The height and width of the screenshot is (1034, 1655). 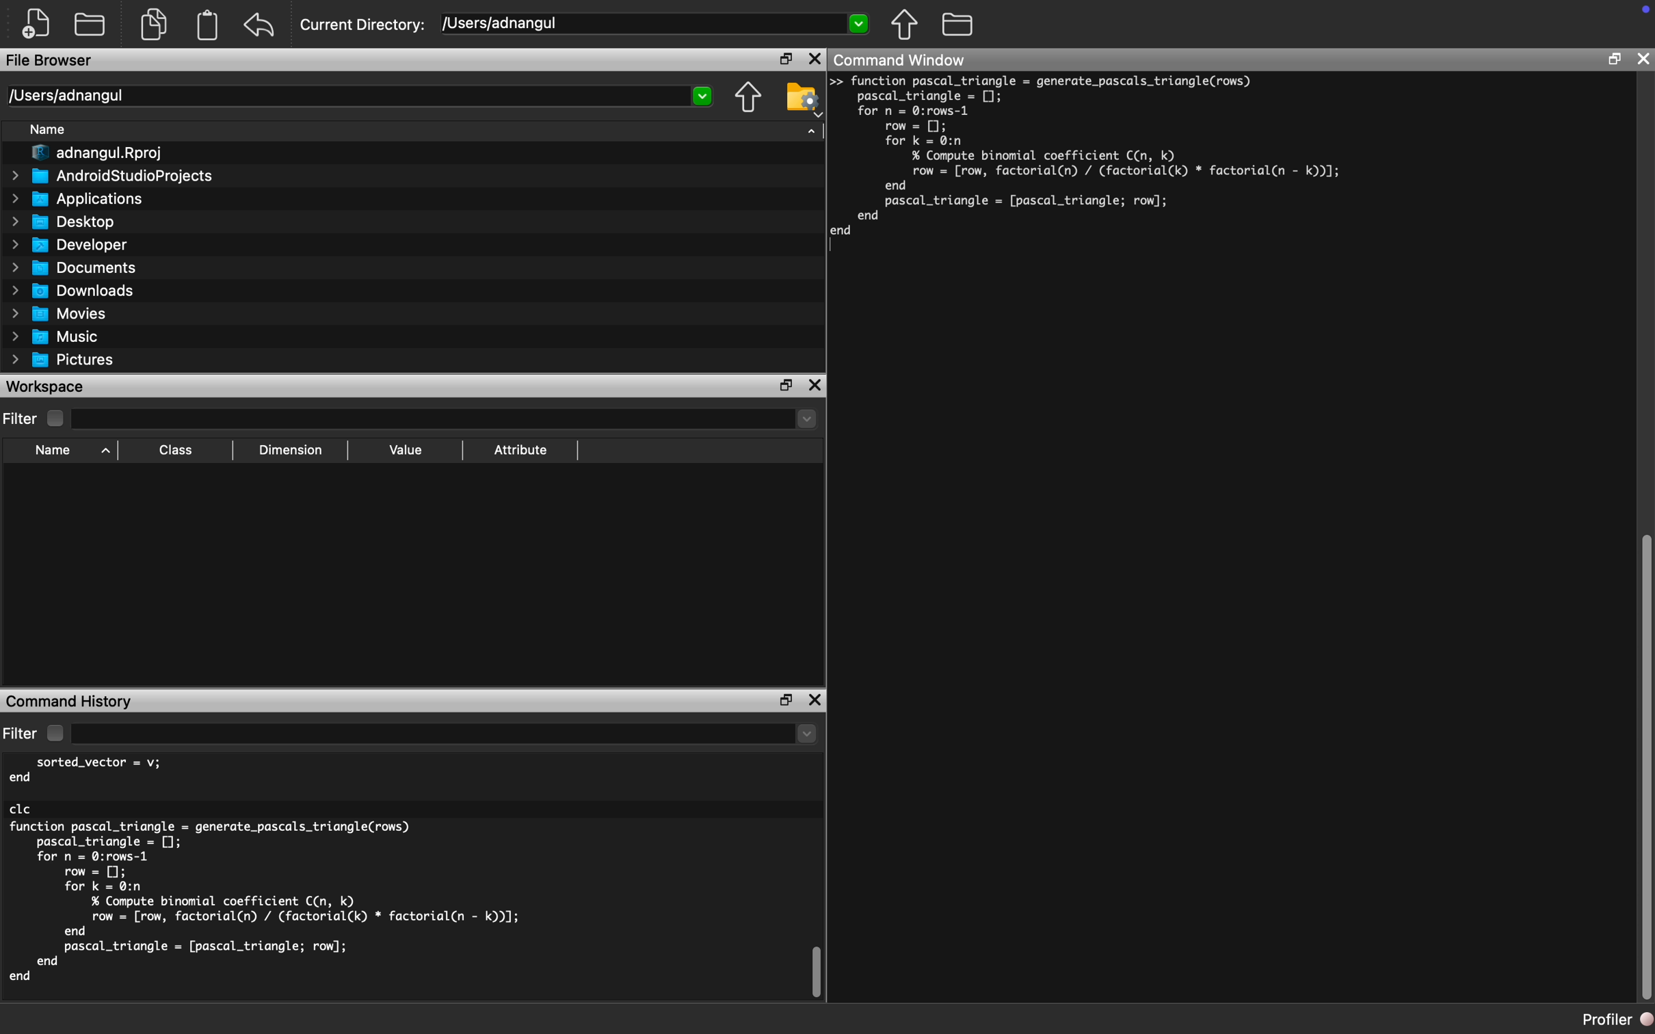 I want to click on Pictures, so click(x=64, y=362).